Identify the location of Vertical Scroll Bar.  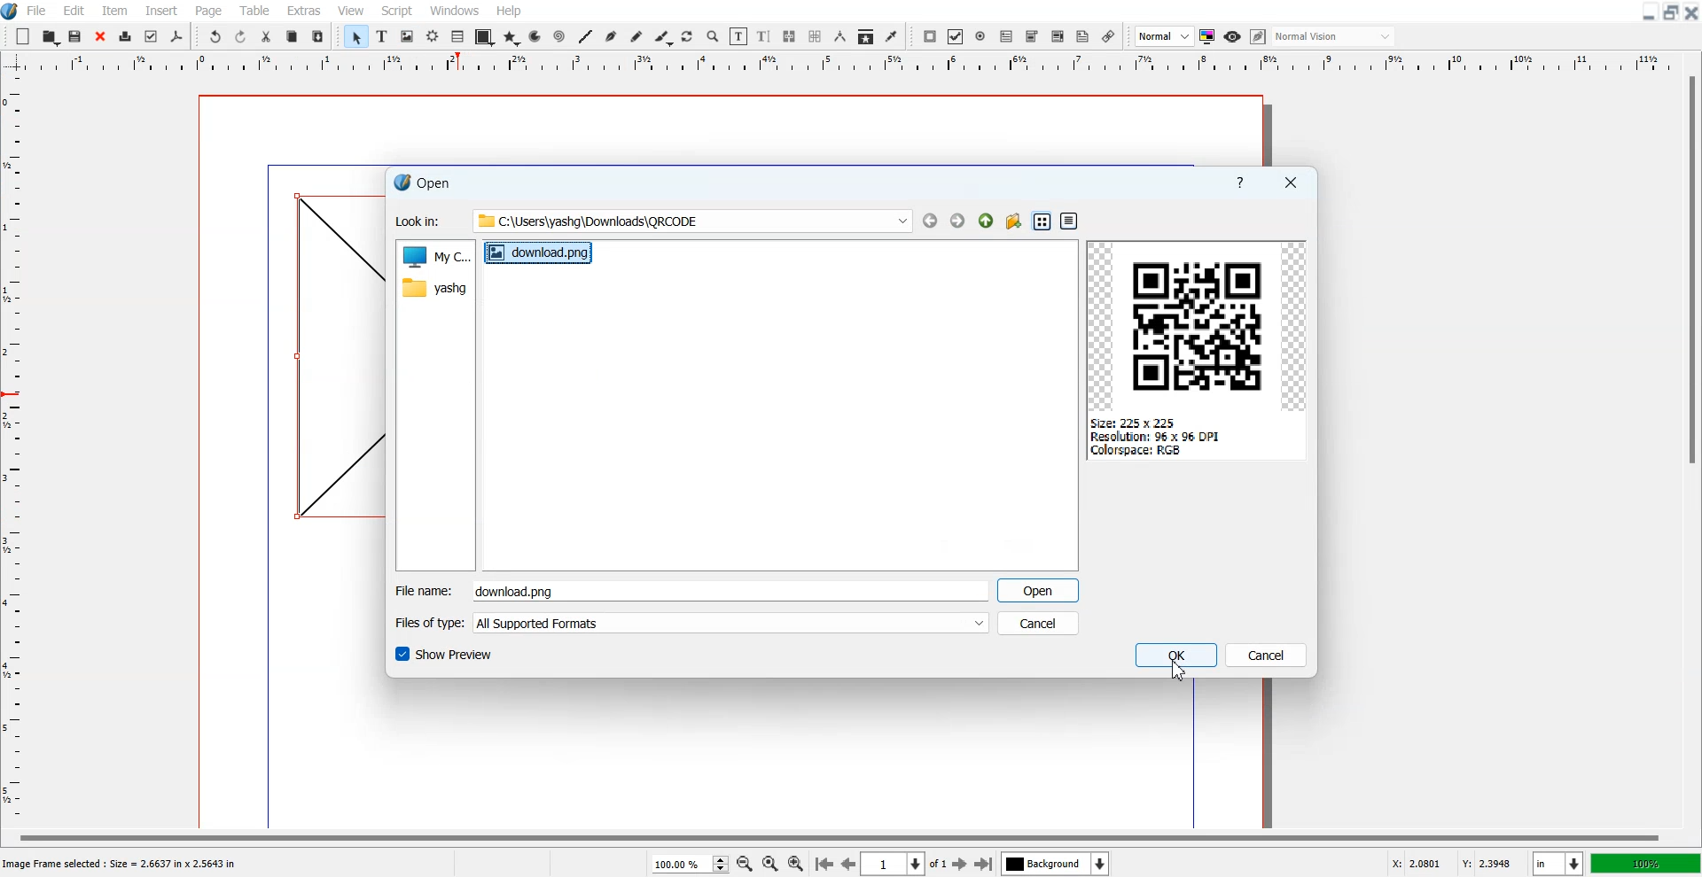
(1690, 448).